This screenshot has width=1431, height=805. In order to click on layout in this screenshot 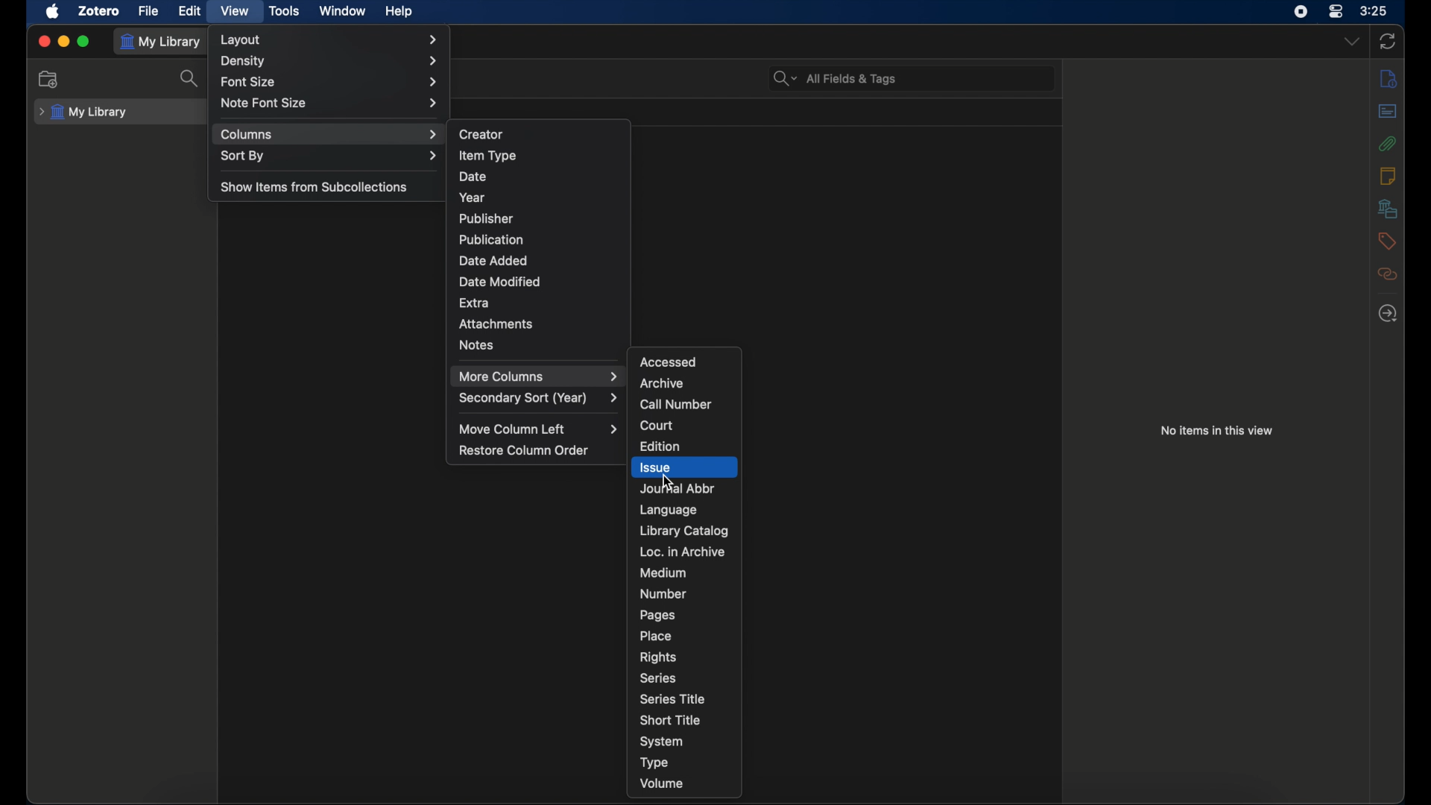, I will do `click(330, 40)`.